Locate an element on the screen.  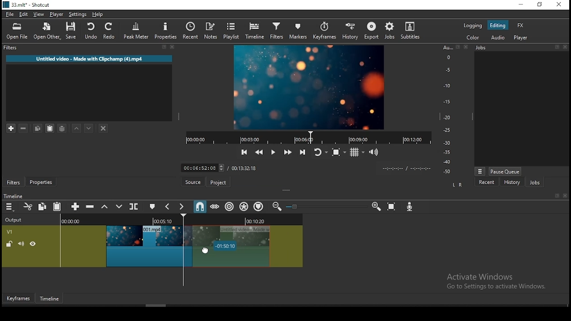
filters is located at coordinates (91, 49).